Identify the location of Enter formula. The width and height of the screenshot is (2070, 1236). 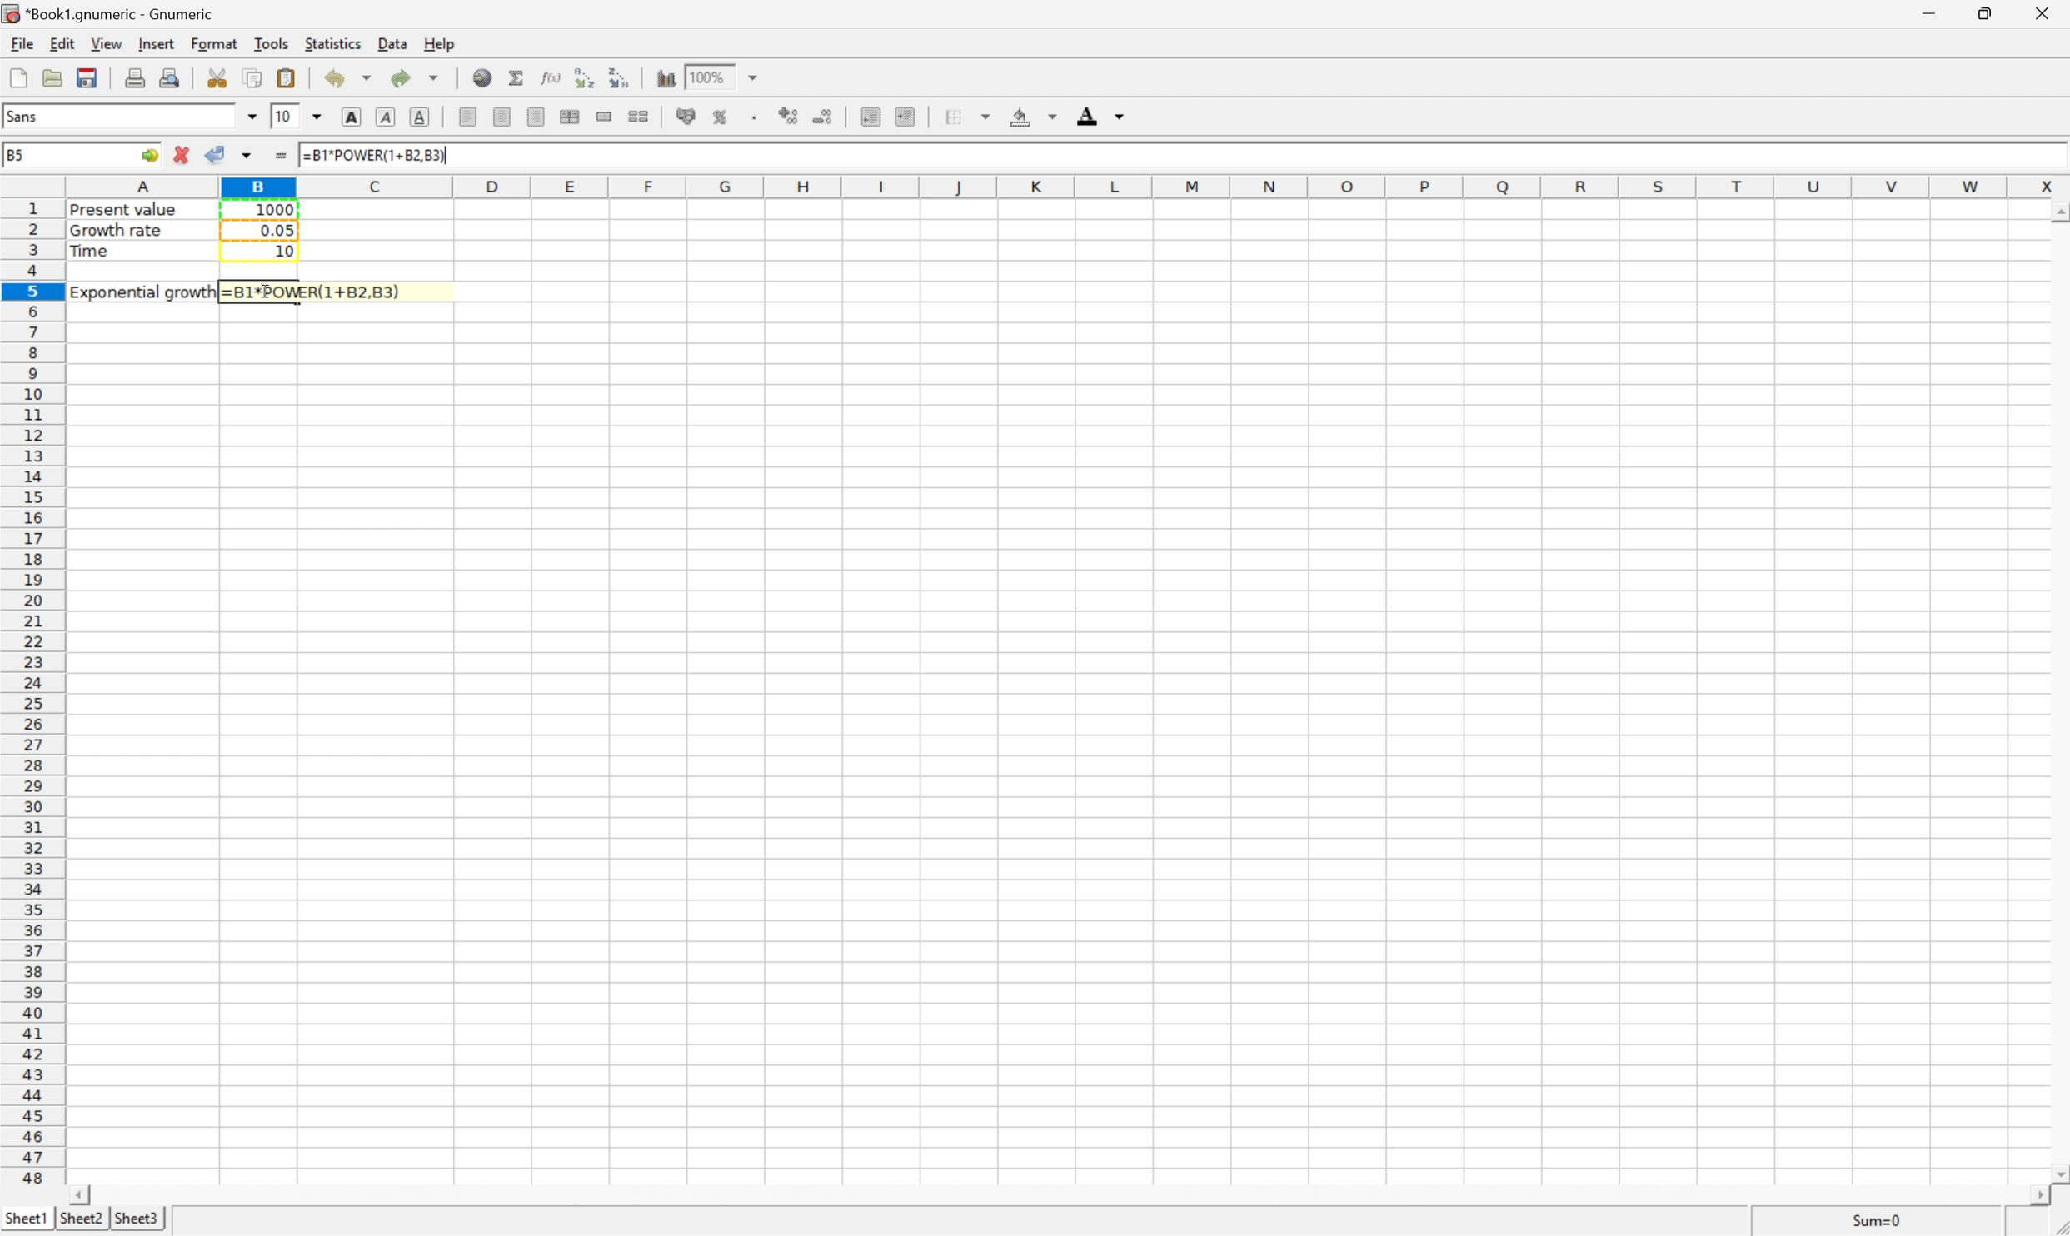
(281, 156).